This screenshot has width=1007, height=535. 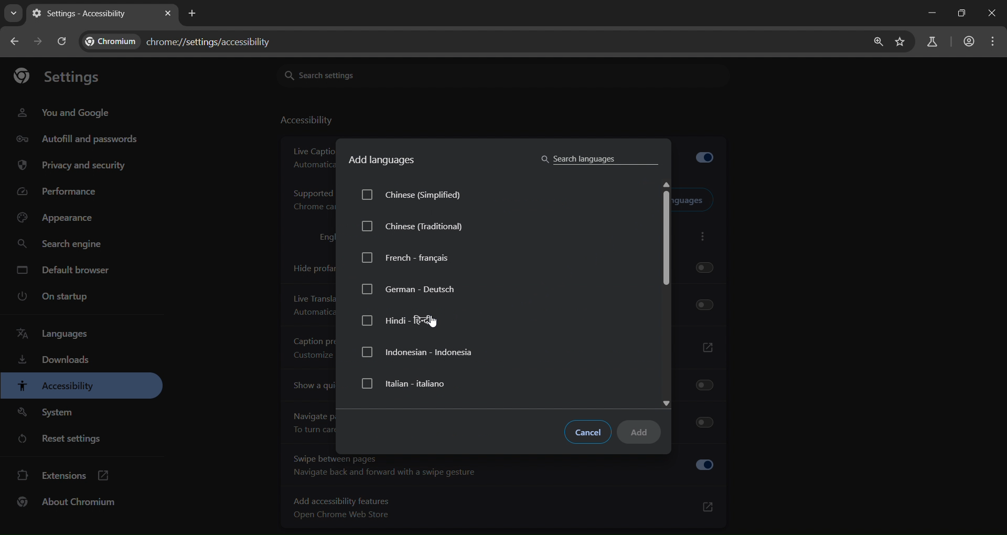 What do you see at coordinates (63, 77) in the screenshot?
I see `settings` at bounding box center [63, 77].